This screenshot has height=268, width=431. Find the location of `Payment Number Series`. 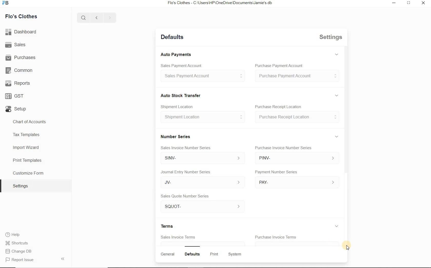

Payment Number Series is located at coordinates (277, 171).